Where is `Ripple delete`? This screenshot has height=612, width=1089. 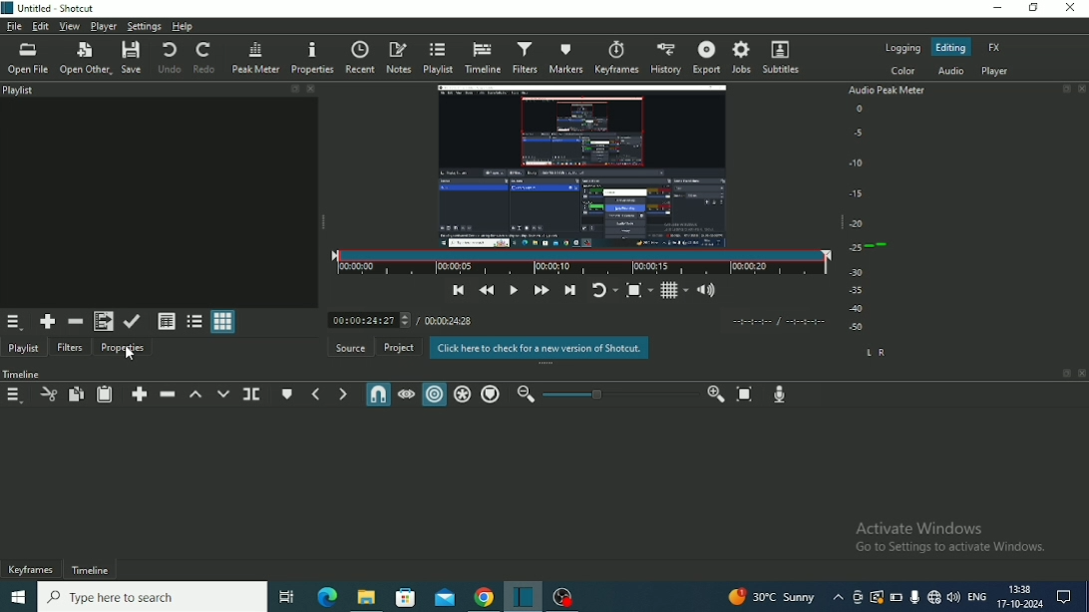 Ripple delete is located at coordinates (167, 394).